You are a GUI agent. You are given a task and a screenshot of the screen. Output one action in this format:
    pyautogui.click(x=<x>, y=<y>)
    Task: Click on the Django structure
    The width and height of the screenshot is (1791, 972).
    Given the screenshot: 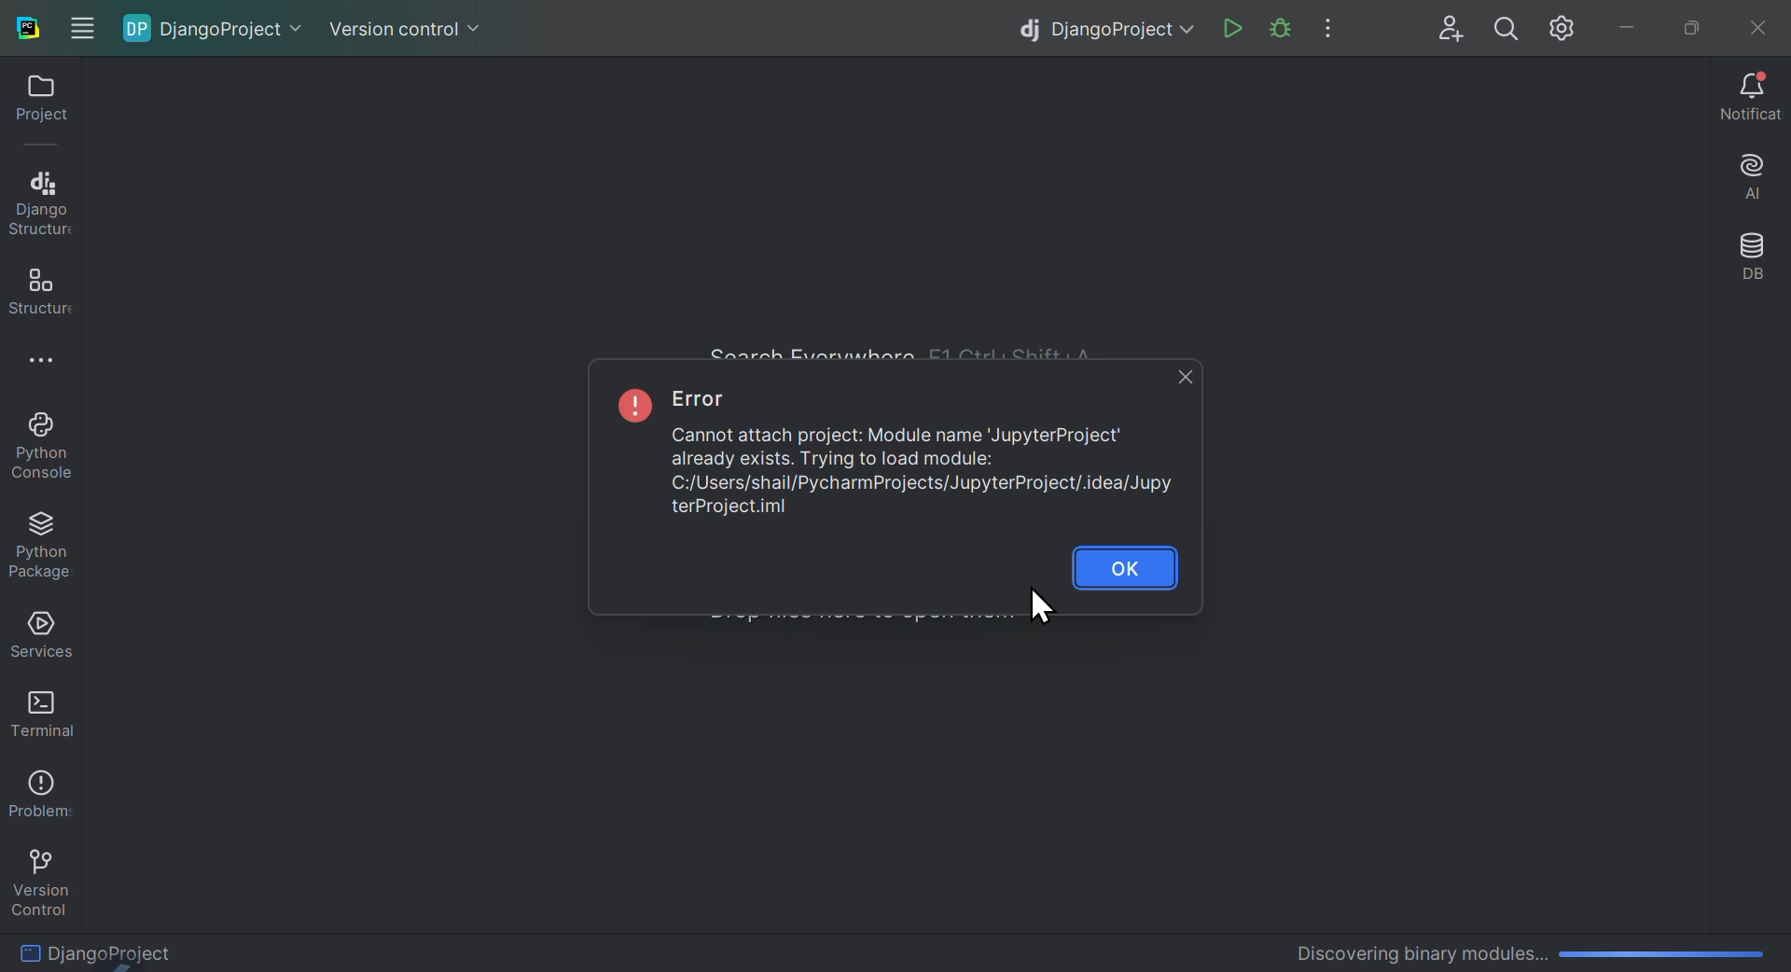 What is the action you would take?
    pyautogui.click(x=39, y=200)
    